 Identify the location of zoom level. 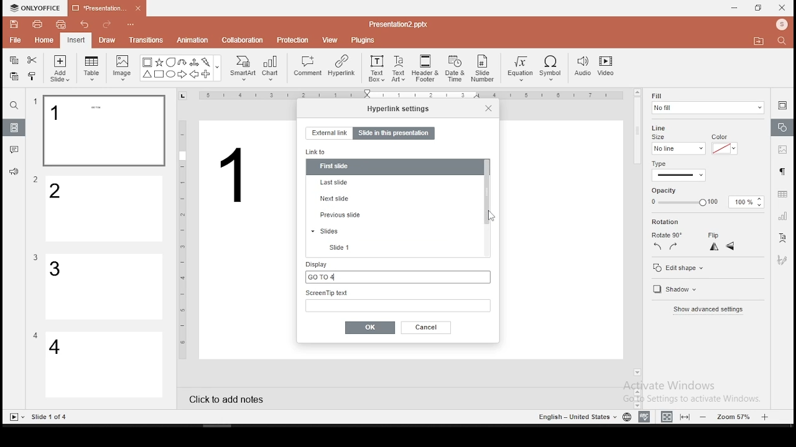
(736, 416).